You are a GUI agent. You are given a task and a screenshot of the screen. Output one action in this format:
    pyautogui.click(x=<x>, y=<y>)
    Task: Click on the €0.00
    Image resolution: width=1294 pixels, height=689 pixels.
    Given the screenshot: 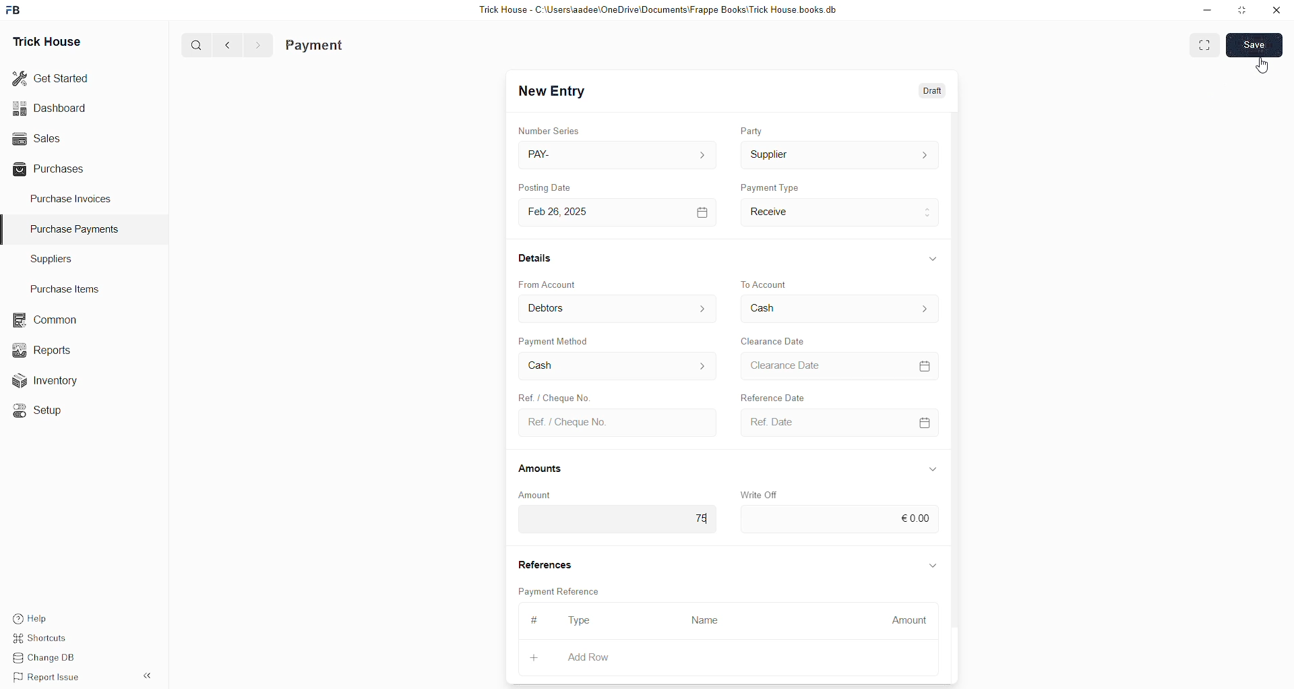 What is the action you would take?
    pyautogui.click(x=616, y=520)
    